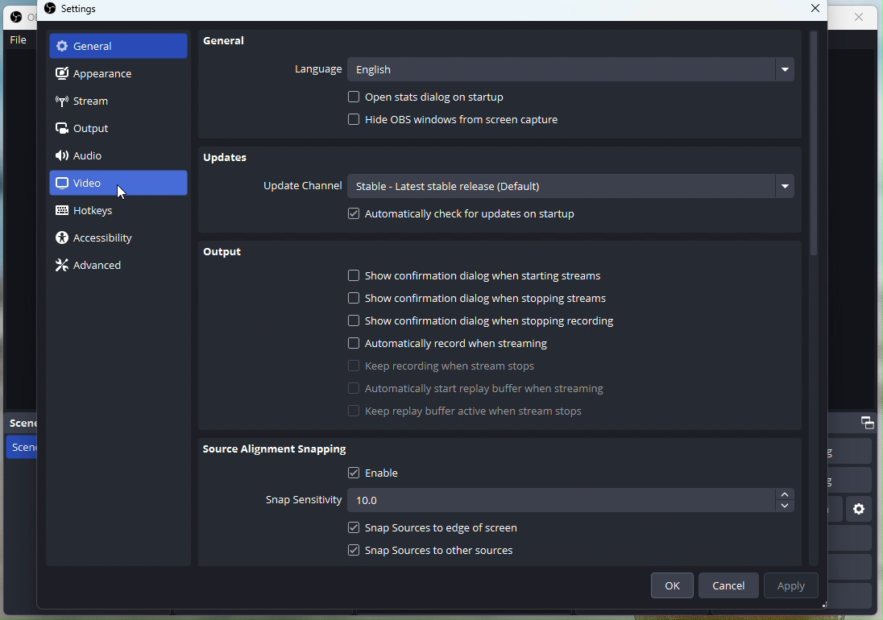 The width and height of the screenshot is (883, 620). What do you see at coordinates (451, 344) in the screenshot?
I see `Automatically record when streaming` at bounding box center [451, 344].